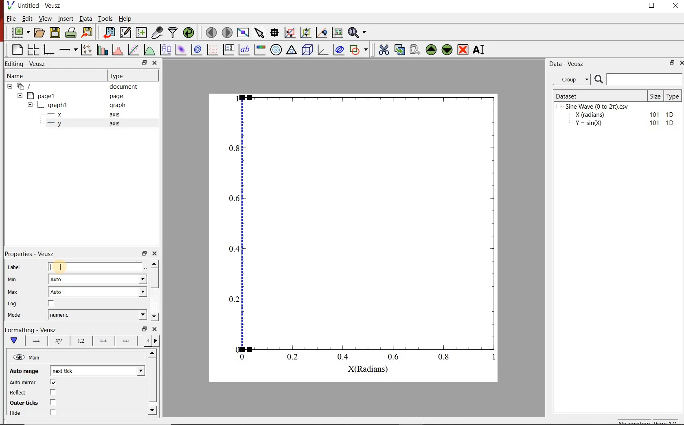  What do you see at coordinates (158, 33) in the screenshot?
I see `capture remote data` at bounding box center [158, 33].